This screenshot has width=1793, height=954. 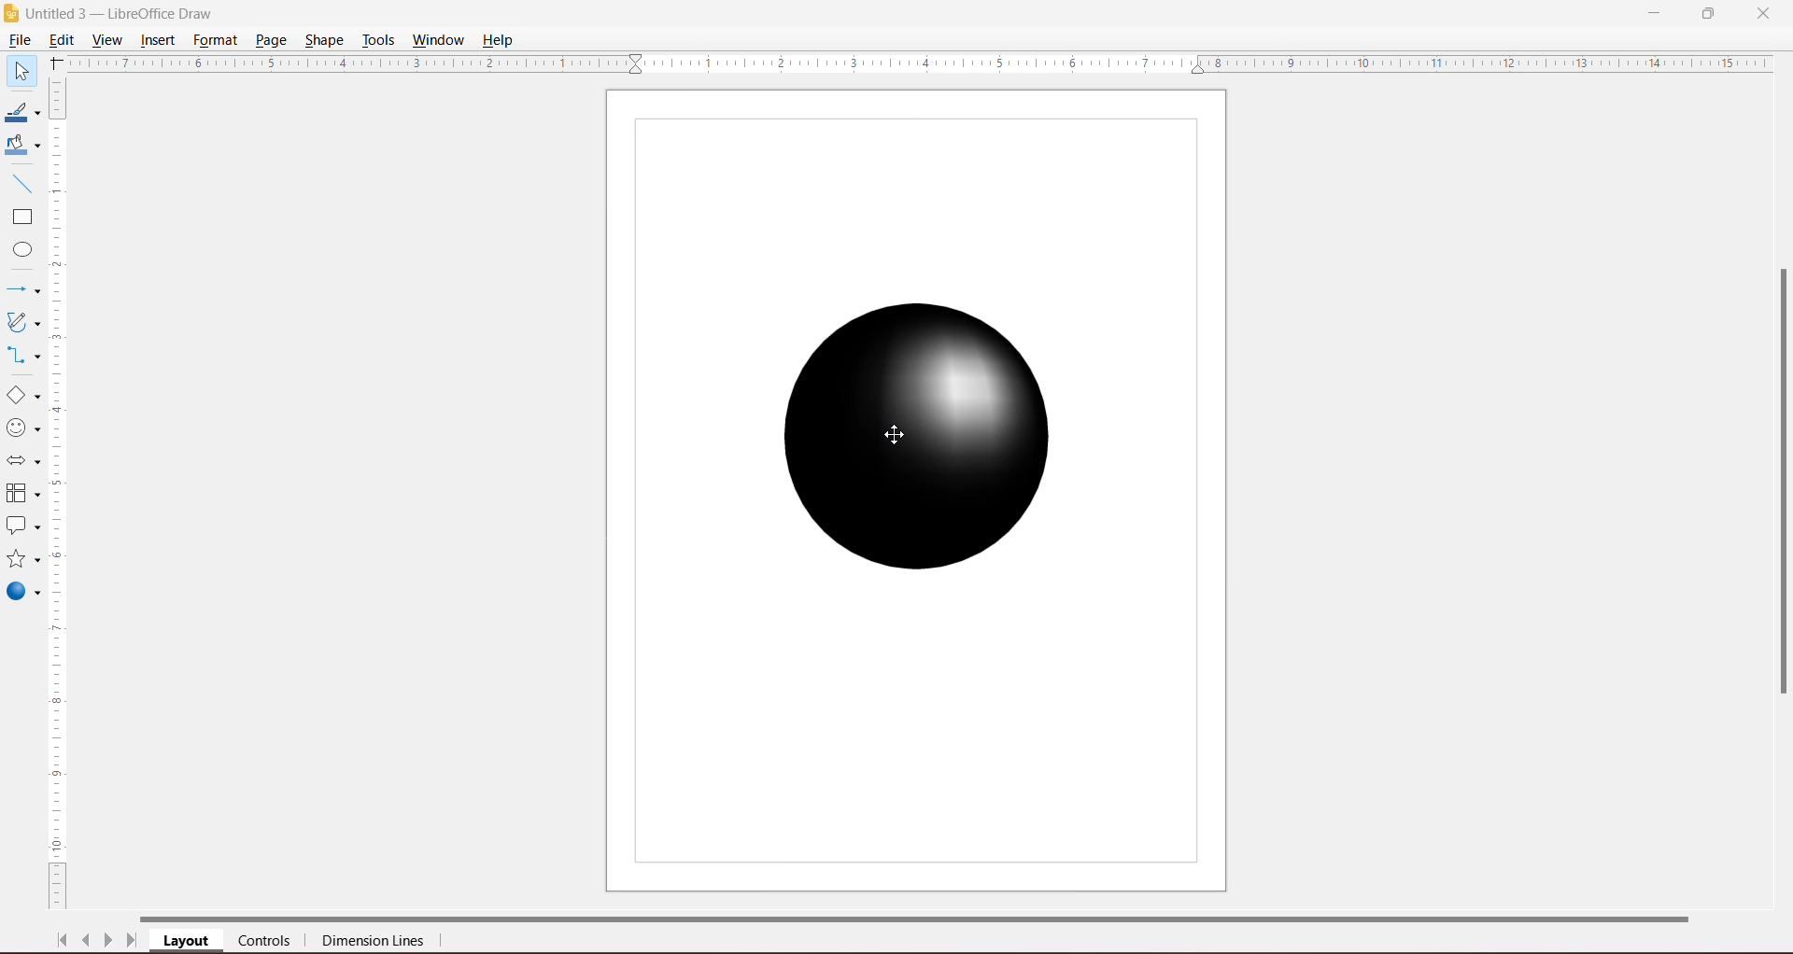 I want to click on Scroll to first page, so click(x=63, y=940).